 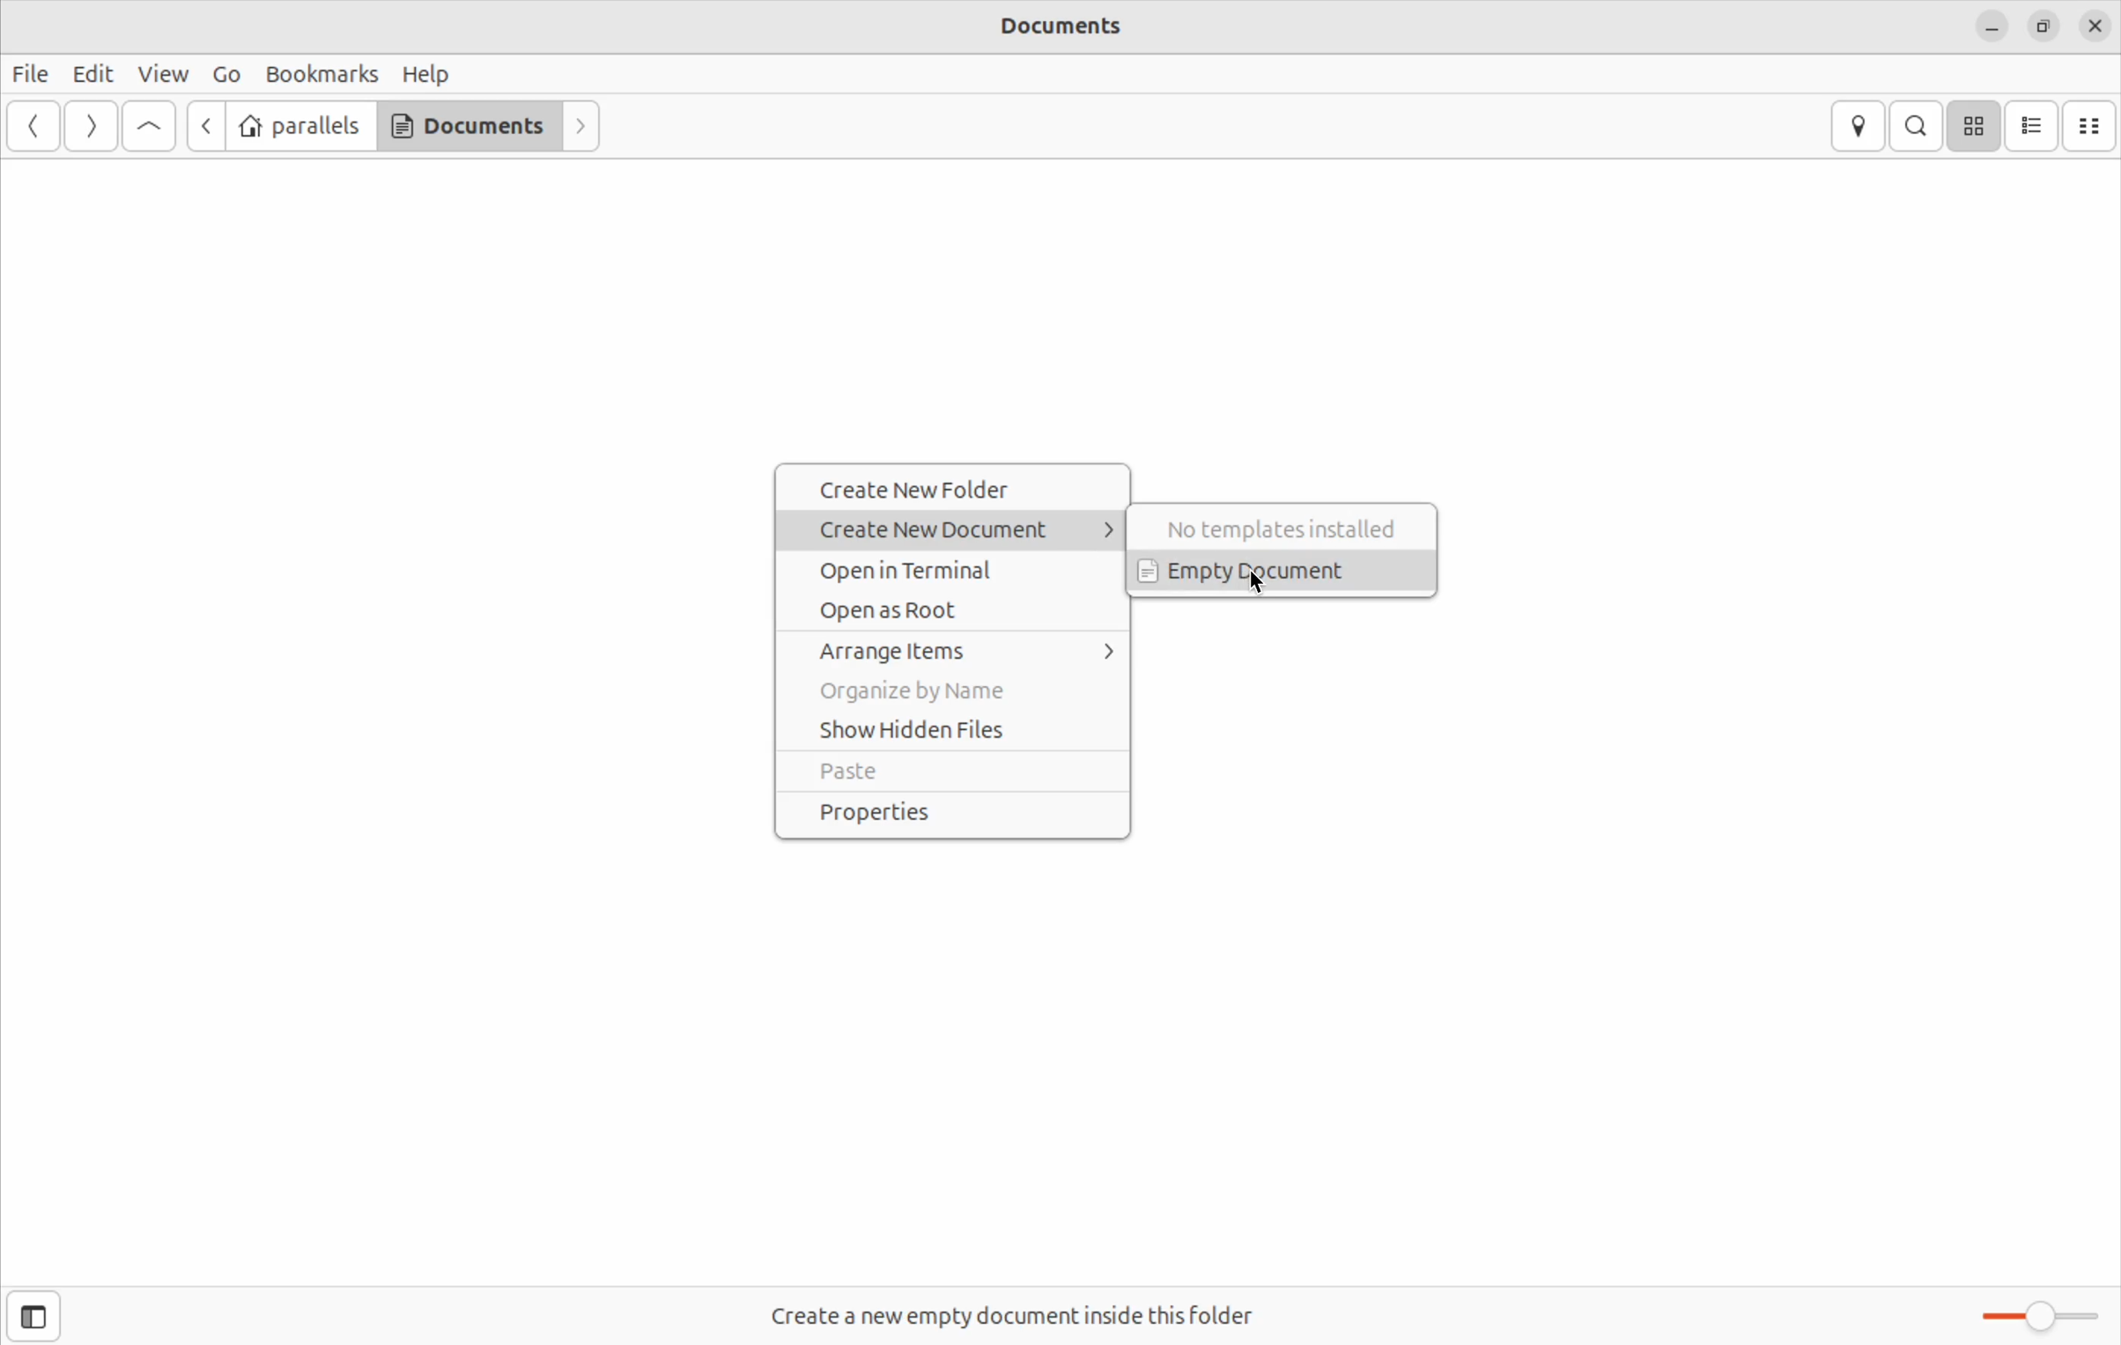 What do you see at coordinates (951, 814) in the screenshot?
I see `properties` at bounding box center [951, 814].